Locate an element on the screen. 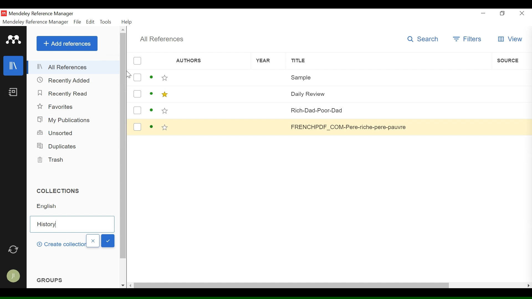 Image resolution: width=532 pixels, height=299 pixels. All References is located at coordinates (162, 39).